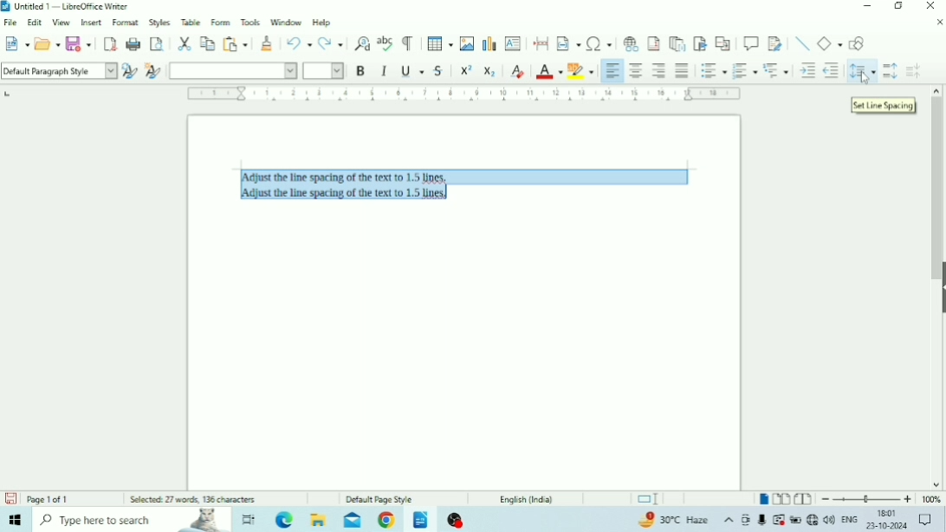  What do you see at coordinates (884, 106) in the screenshot?
I see `Set Line Spacing` at bounding box center [884, 106].